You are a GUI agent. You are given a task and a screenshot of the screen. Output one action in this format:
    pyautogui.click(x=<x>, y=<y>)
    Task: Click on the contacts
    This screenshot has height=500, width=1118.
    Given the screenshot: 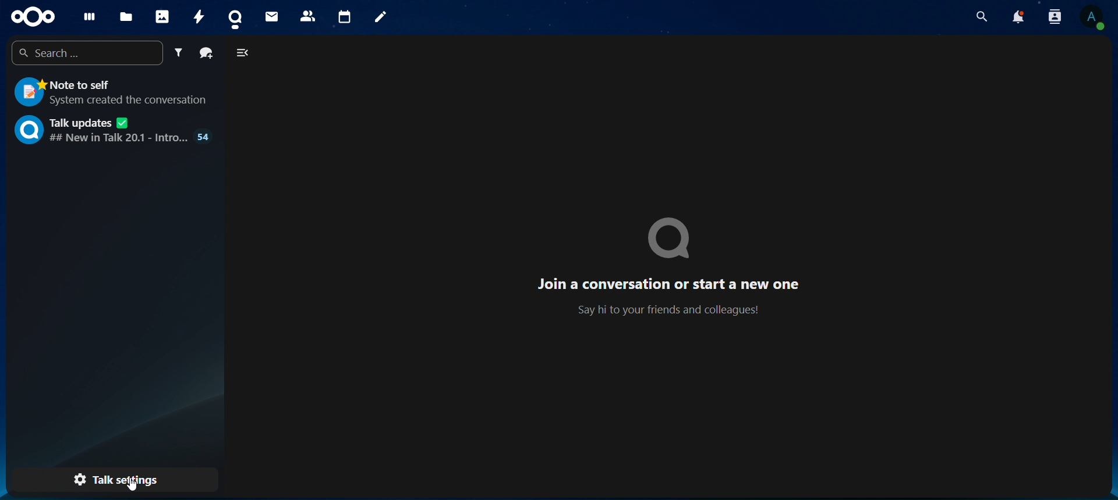 What is the action you would take?
    pyautogui.click(x=1056, y=18)
    